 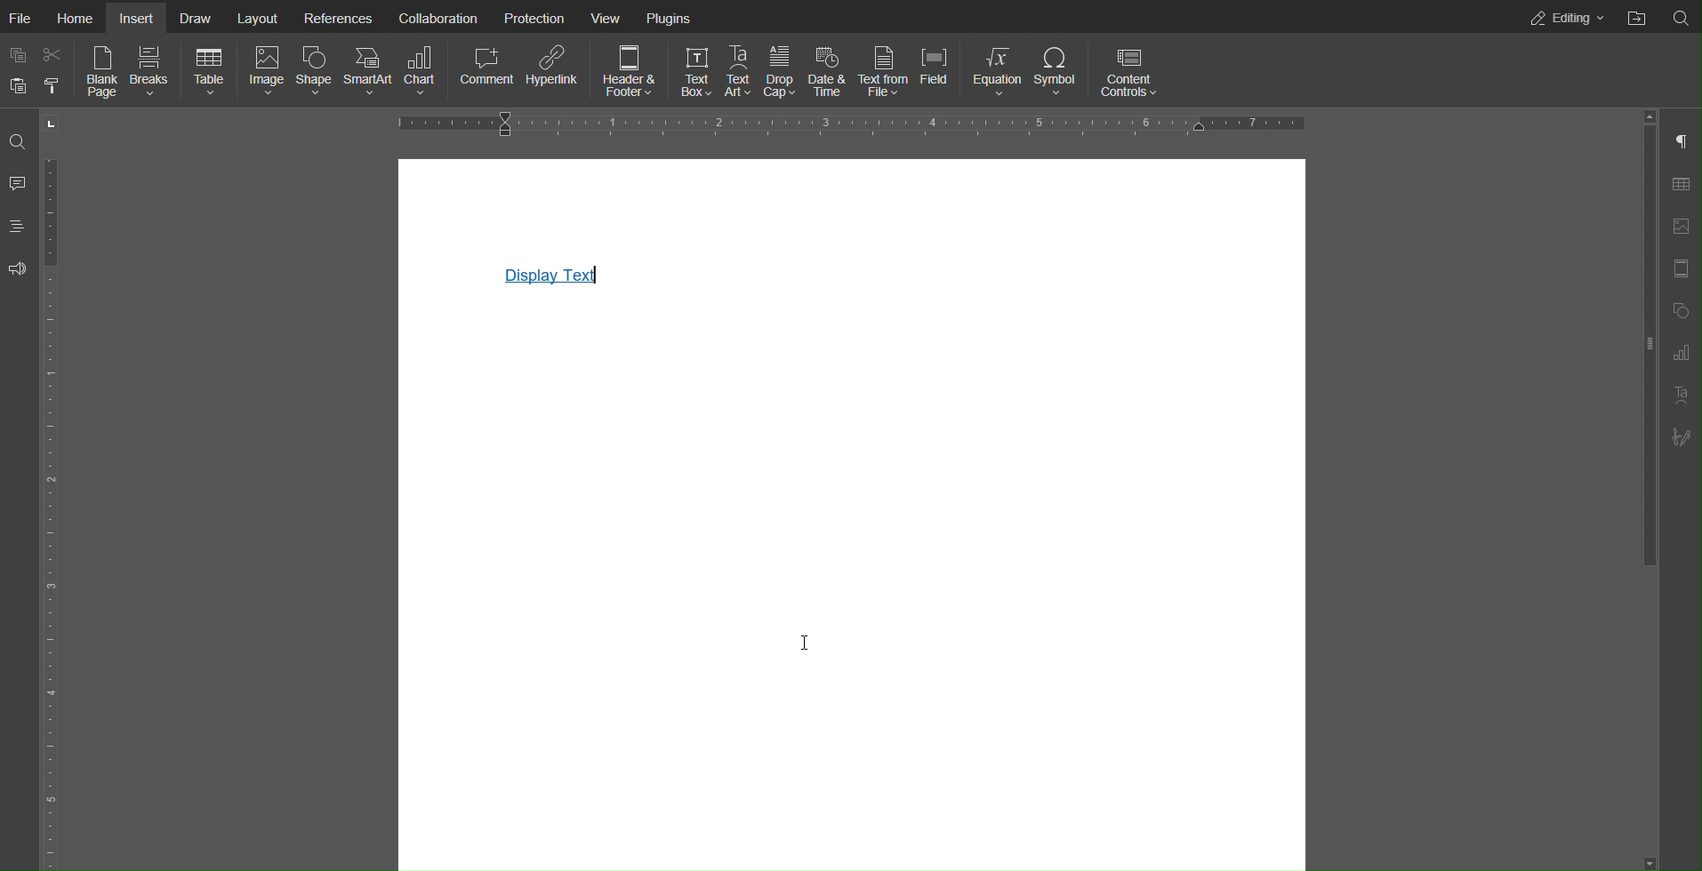 I want to click on Comment, so click(x=17, y=183).